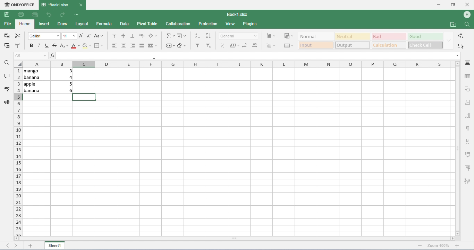  Describe the element at coordinates (230, 24) in the screenshot. I see `view` at that location.